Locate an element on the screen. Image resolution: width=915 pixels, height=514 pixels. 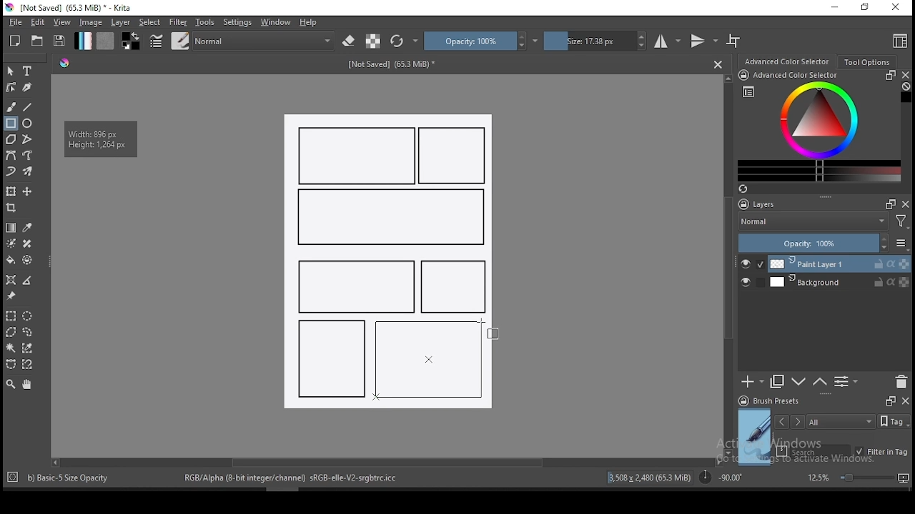
colors is located at coordinates (131, 41).